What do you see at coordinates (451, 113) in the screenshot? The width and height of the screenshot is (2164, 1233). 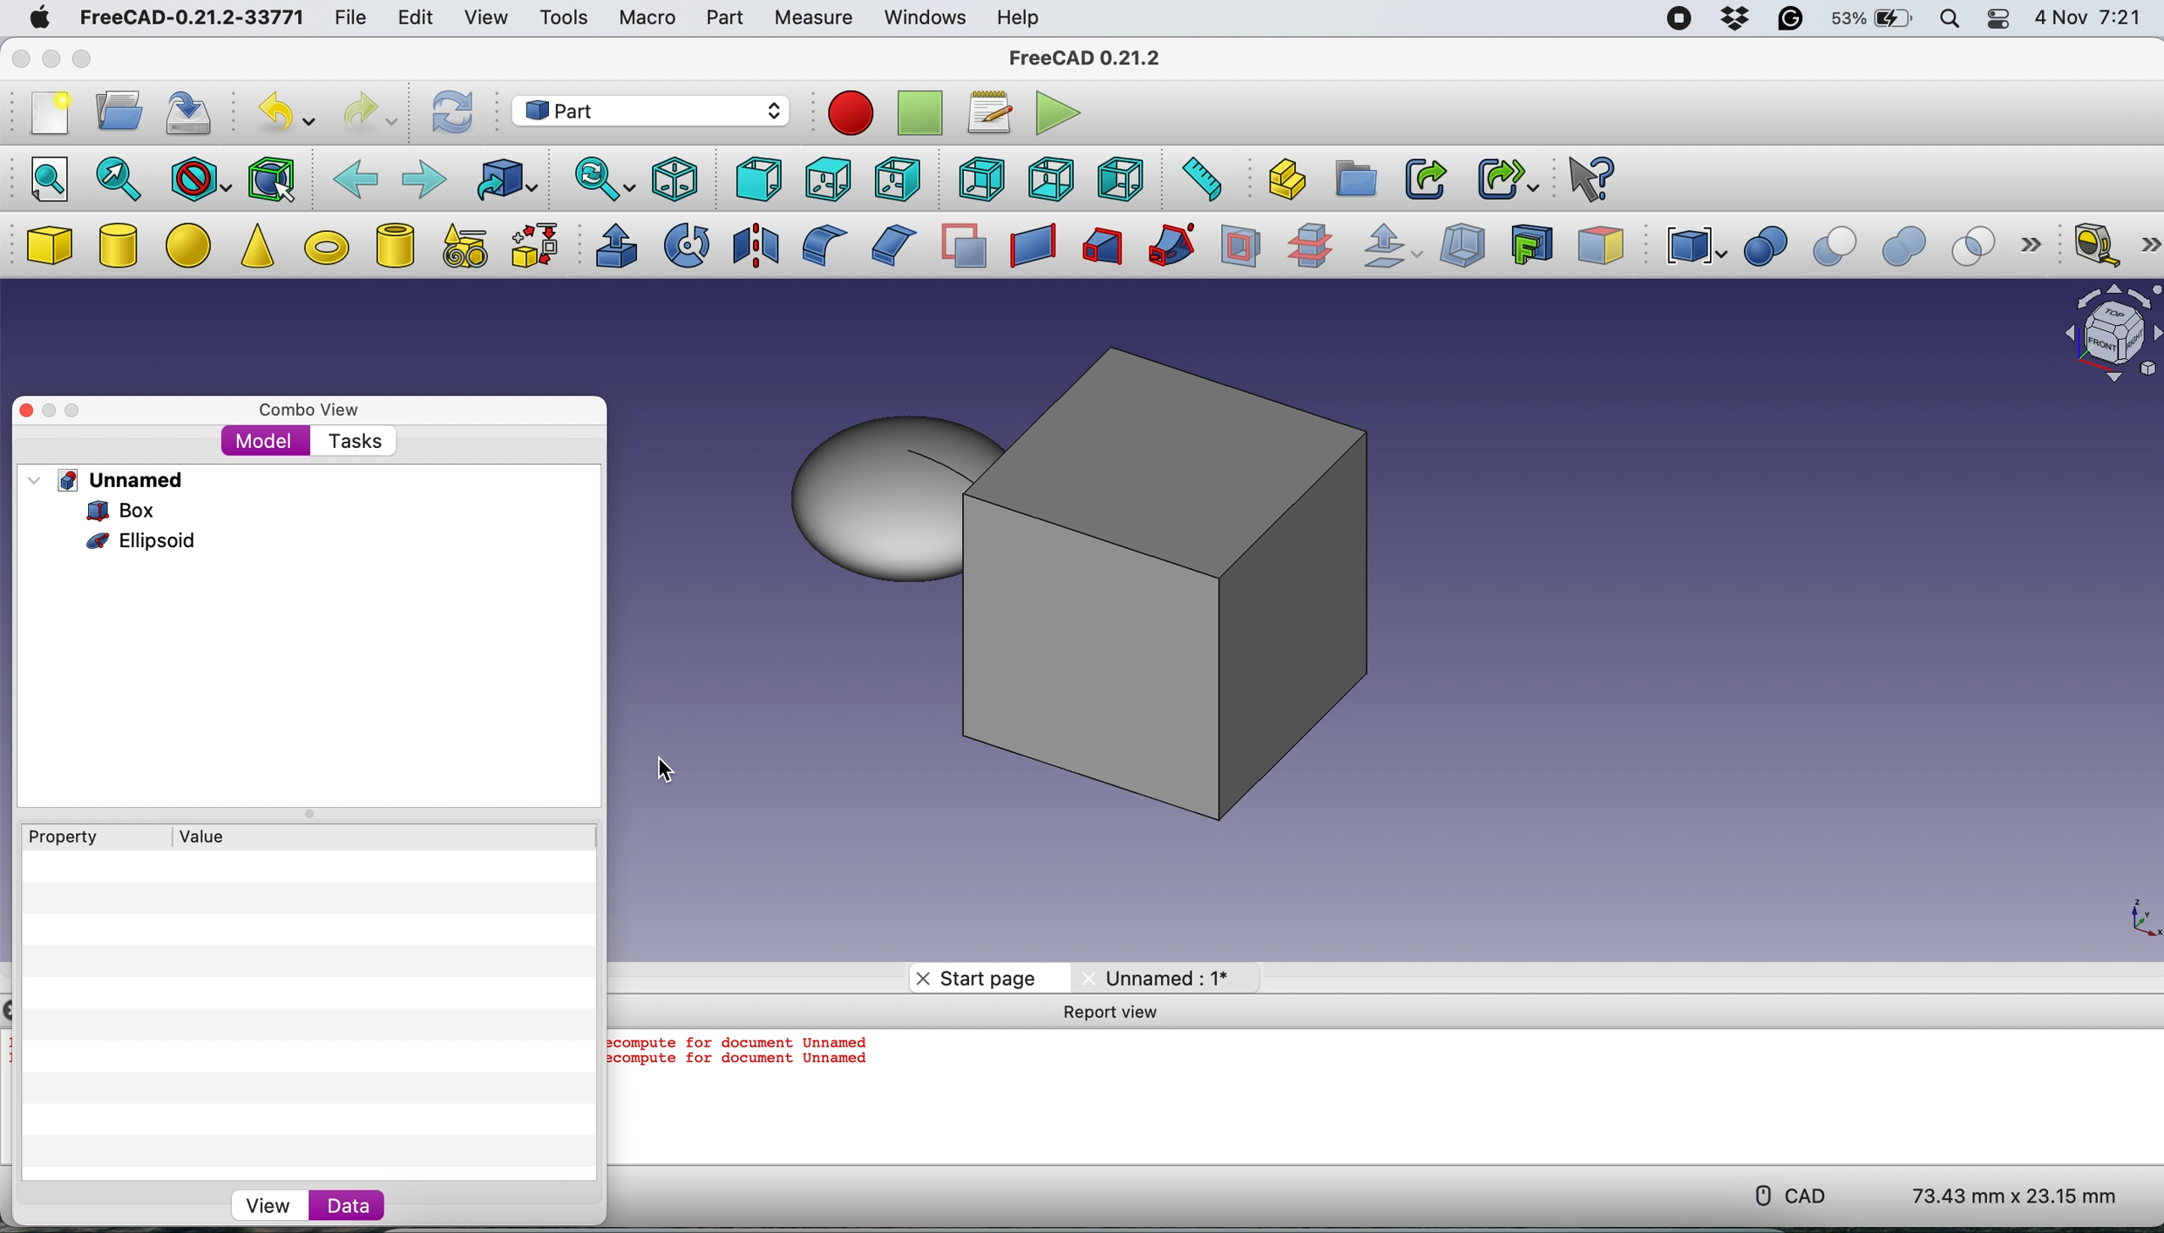 I see `refresh` at bounding box center [451, 113].